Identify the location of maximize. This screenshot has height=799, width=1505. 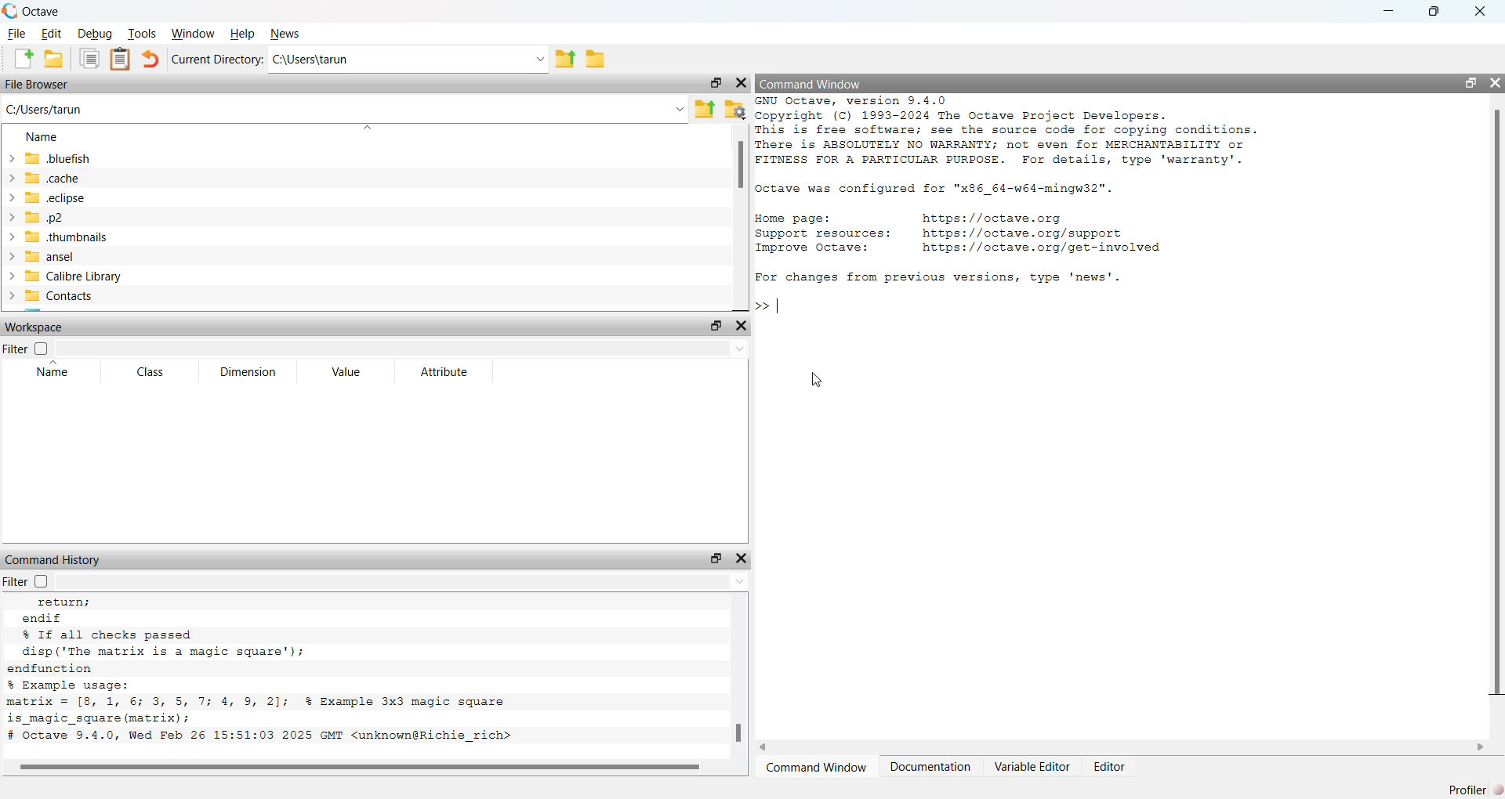
(716, 327).